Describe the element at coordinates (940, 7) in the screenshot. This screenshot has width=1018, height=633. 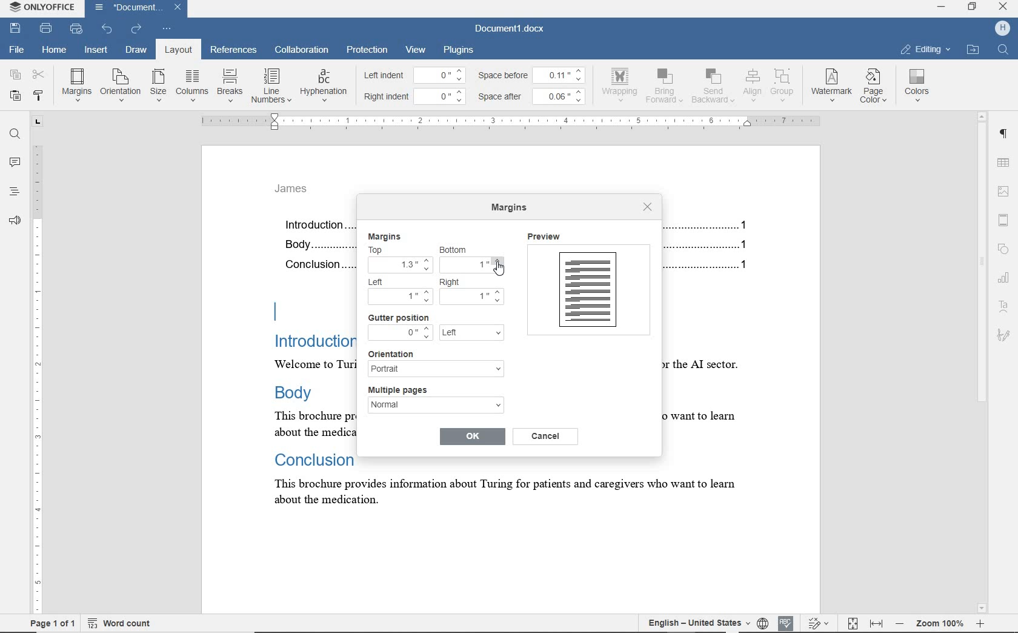
I see `MINIMIZE` at that location.